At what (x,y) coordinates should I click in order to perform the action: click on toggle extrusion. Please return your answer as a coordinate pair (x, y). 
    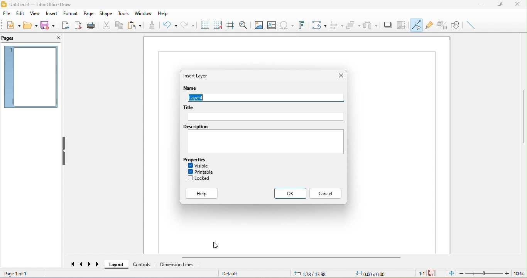
    Looking at the image, I should click on (442, 25).